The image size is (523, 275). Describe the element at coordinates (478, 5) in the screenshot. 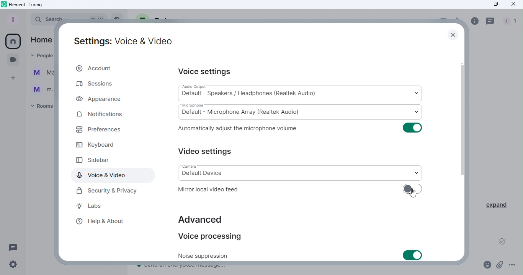

I see `Minimize` at that location.